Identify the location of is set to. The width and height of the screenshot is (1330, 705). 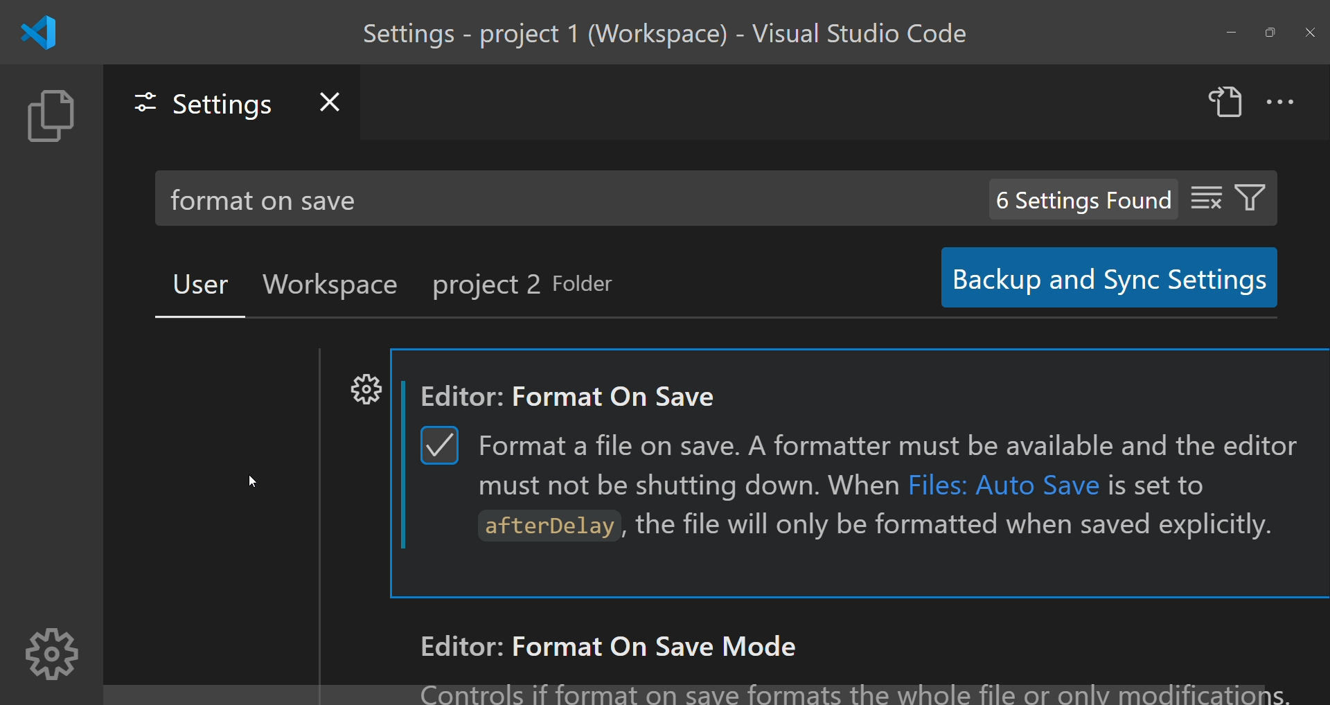
(1160, 485).